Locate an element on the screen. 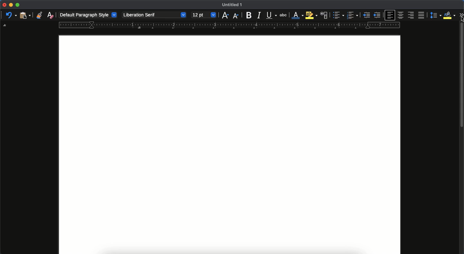 The image size is (464, 254). right align is located at coordinates (411, 15).